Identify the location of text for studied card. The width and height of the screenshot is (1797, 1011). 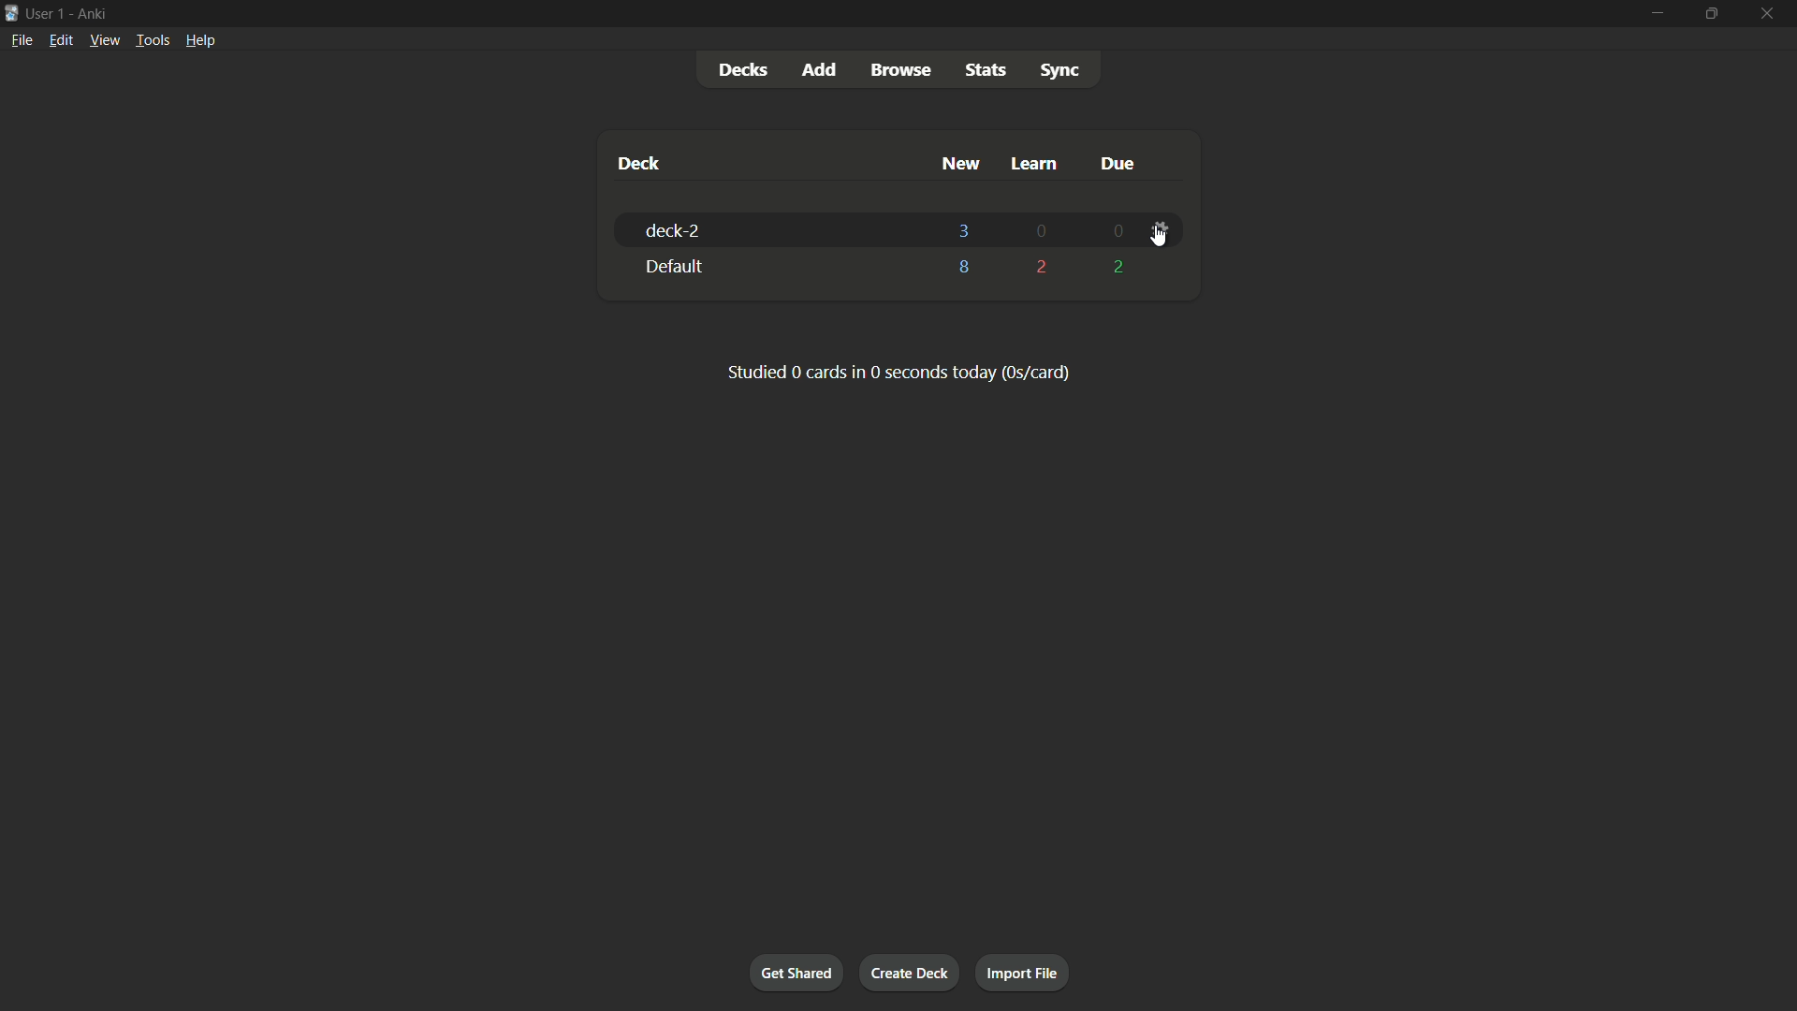
(897, 371).